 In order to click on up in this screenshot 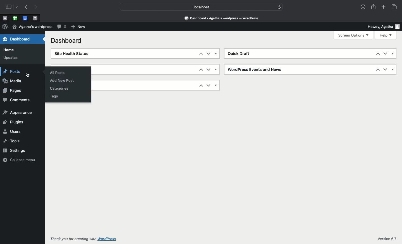, I will do `click(200, 54)`.